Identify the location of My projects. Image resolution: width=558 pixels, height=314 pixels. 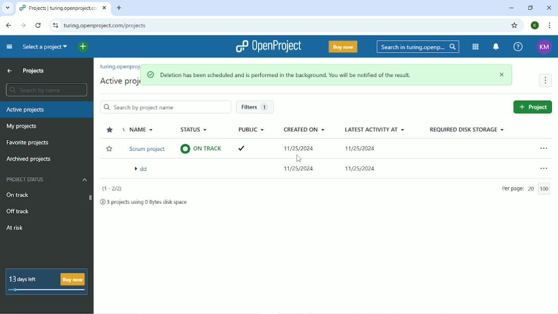
(22, 127).